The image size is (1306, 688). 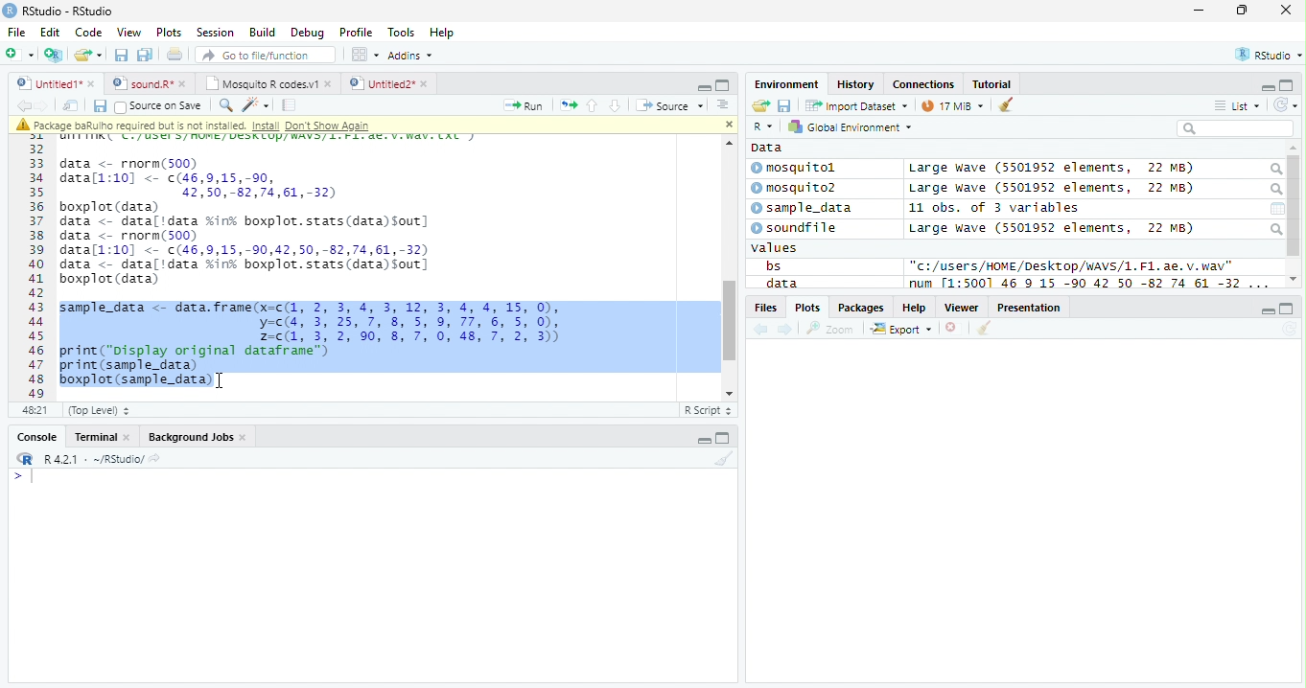 I want to click on History, so click(x=855, y=84).